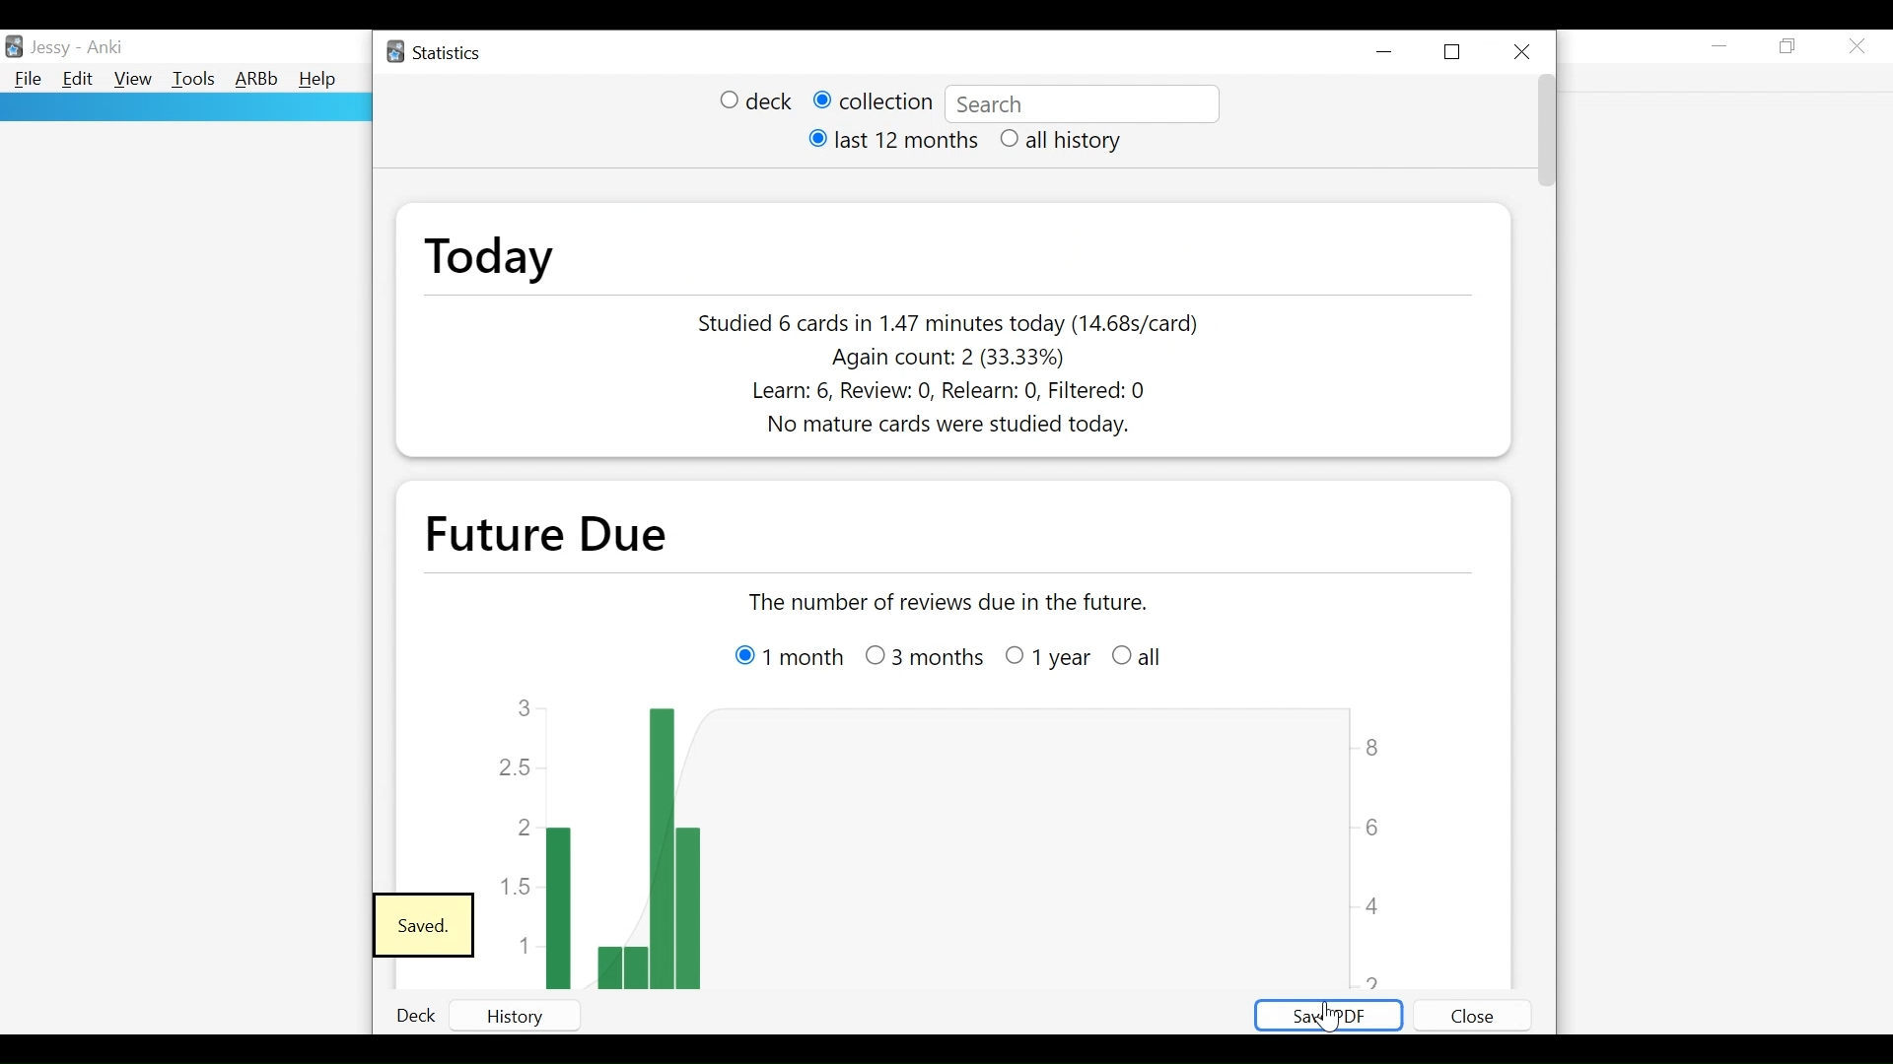  Describe the element at coordinates (193, 81) in the screenshot. I see `Tools` at that location.